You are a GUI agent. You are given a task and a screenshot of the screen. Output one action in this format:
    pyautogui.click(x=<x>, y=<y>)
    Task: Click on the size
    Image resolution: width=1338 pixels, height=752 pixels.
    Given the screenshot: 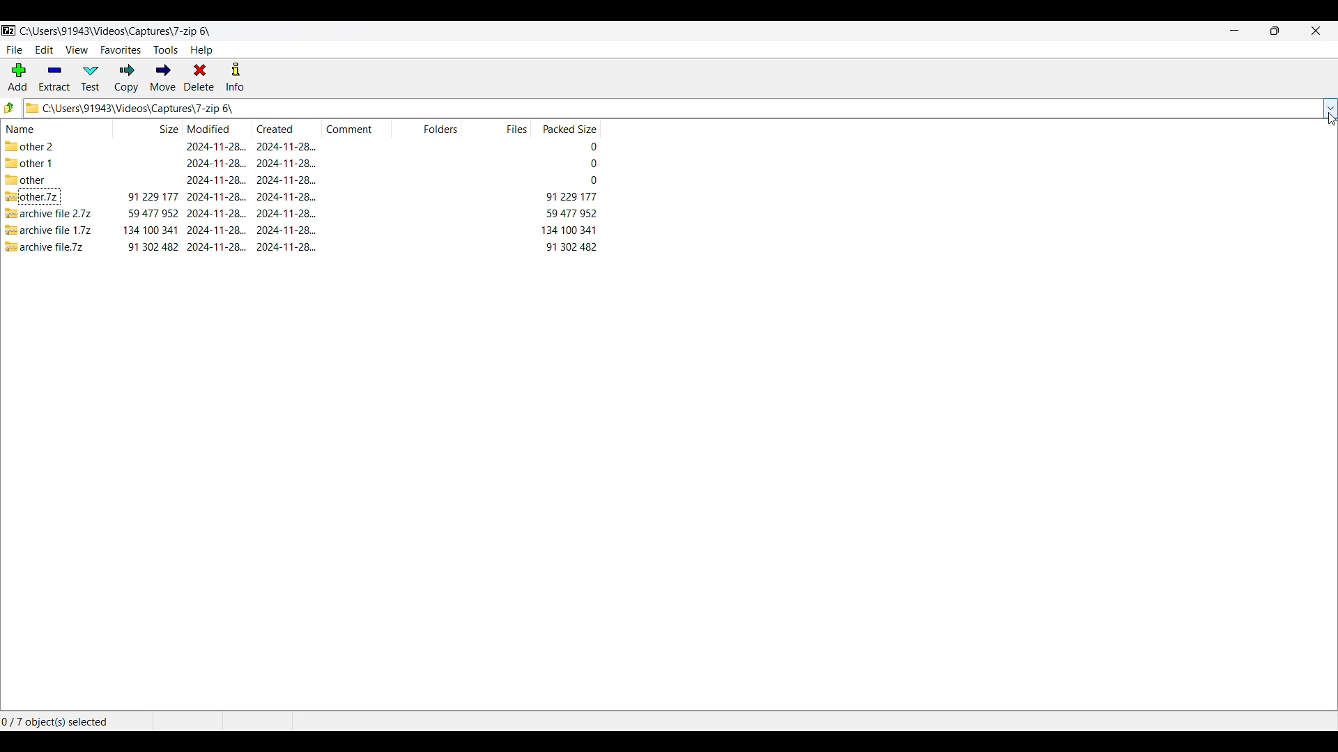 What is the action you would take?
    pyautogui.click(x=153, y=214)
    